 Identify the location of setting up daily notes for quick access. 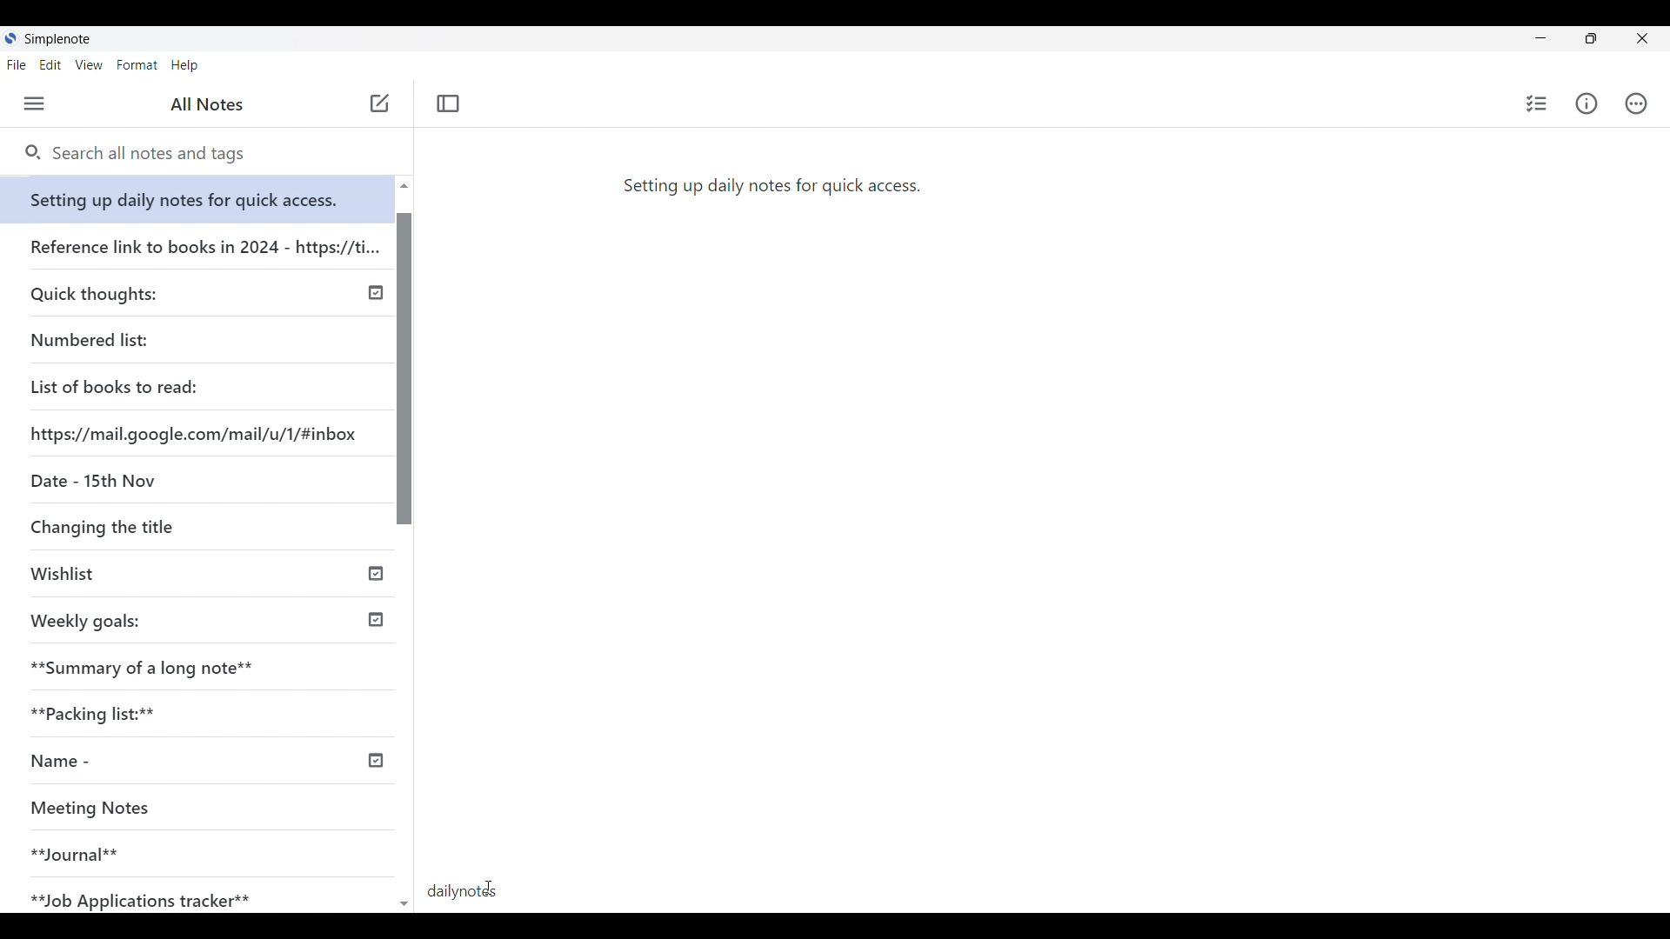
(771, 183).